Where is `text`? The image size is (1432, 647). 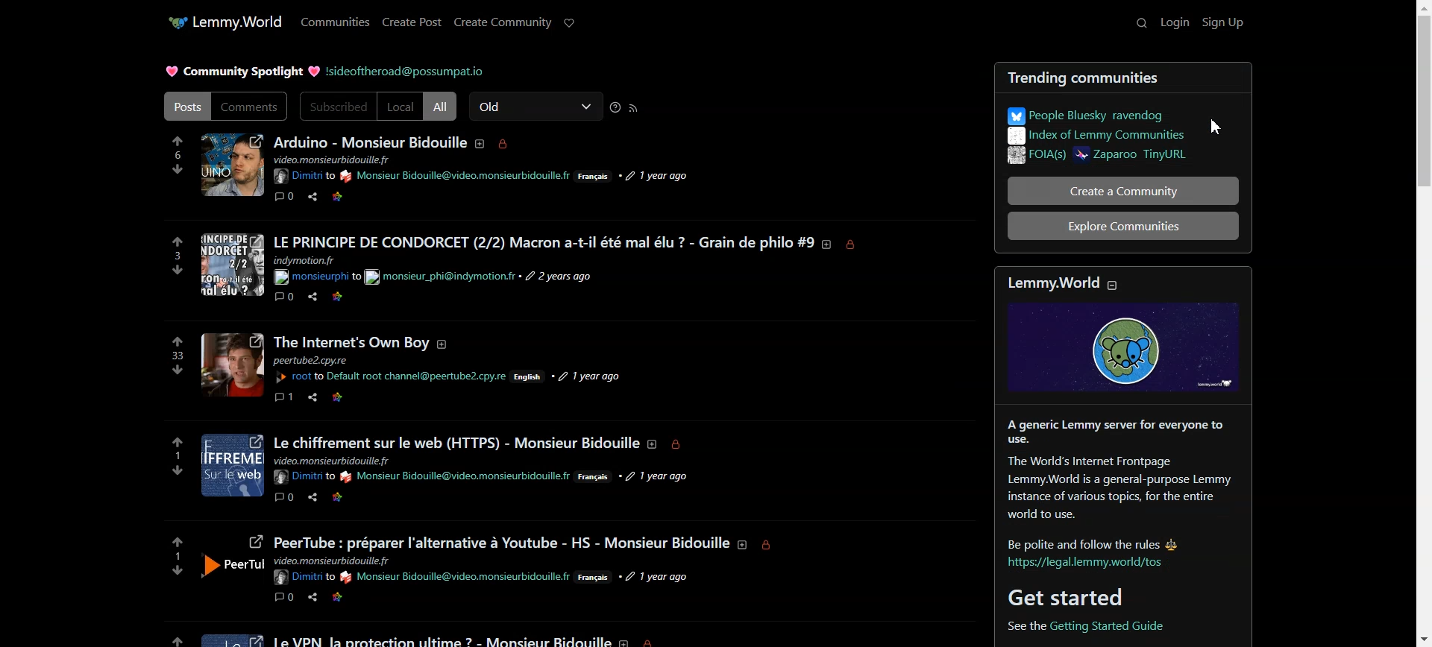
text is located at coordinates (336, 160).